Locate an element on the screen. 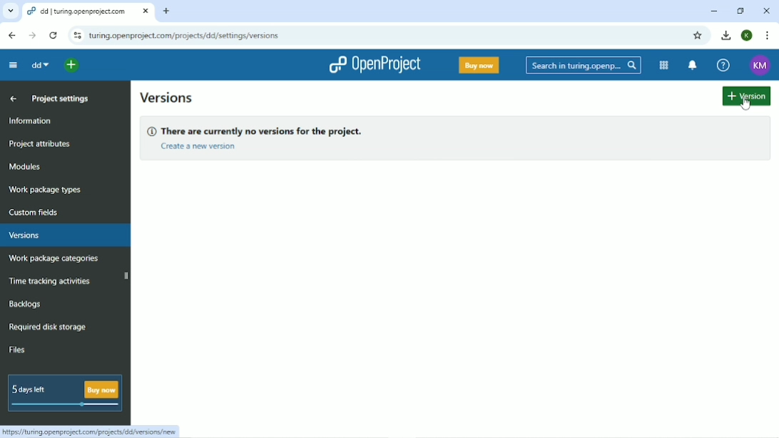  Minimize is located at coordinates (714, 11).